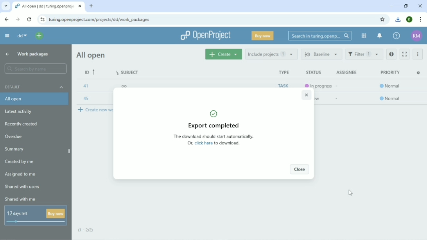 Image resolution: width=427 pixels, height=240 pixels. What do you see at coordinates (404, 54) in the screenshot?
I see `Activate zen mode` at bounding box center [404, 54].